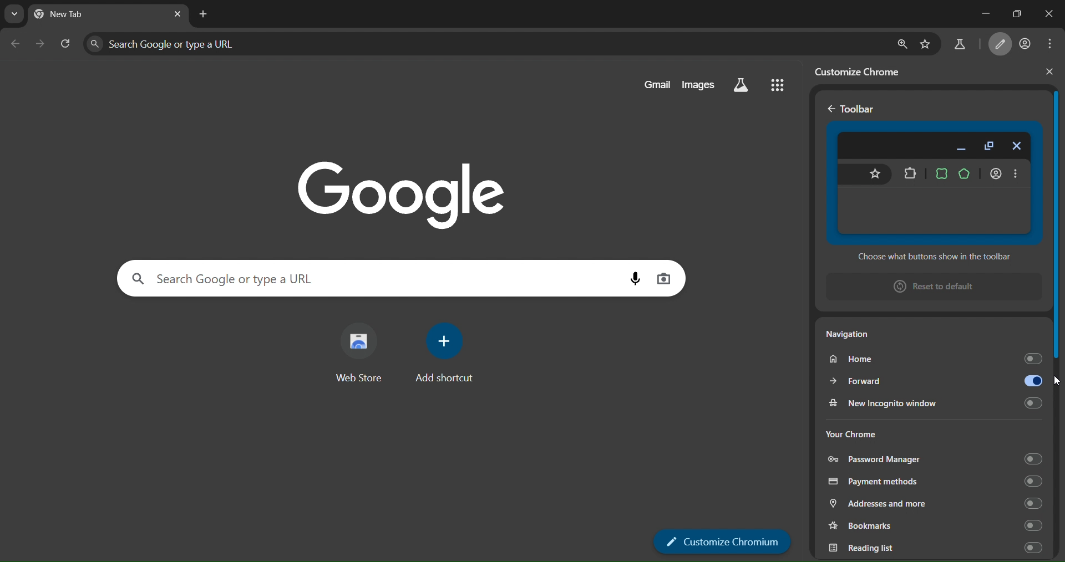 The width and height of the screenshot is (1065, 562). I want to click on minimize, so click(980, 13).